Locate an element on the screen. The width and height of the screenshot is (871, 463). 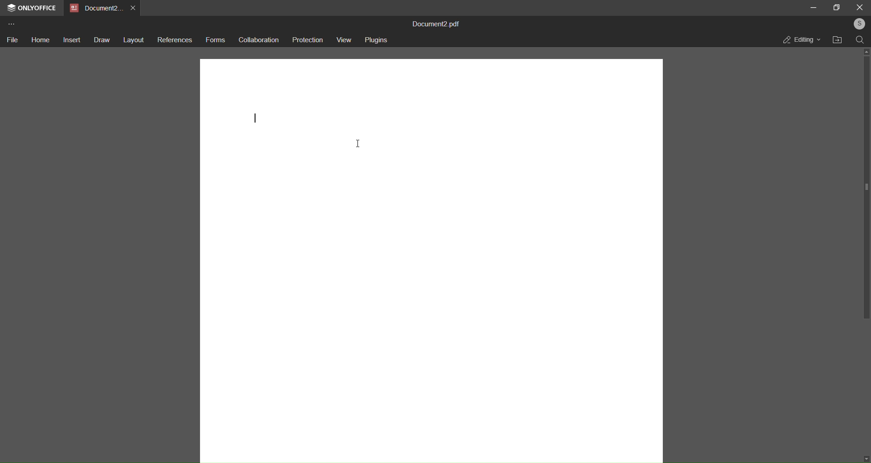
minimize is located at coordinates (813, 7).